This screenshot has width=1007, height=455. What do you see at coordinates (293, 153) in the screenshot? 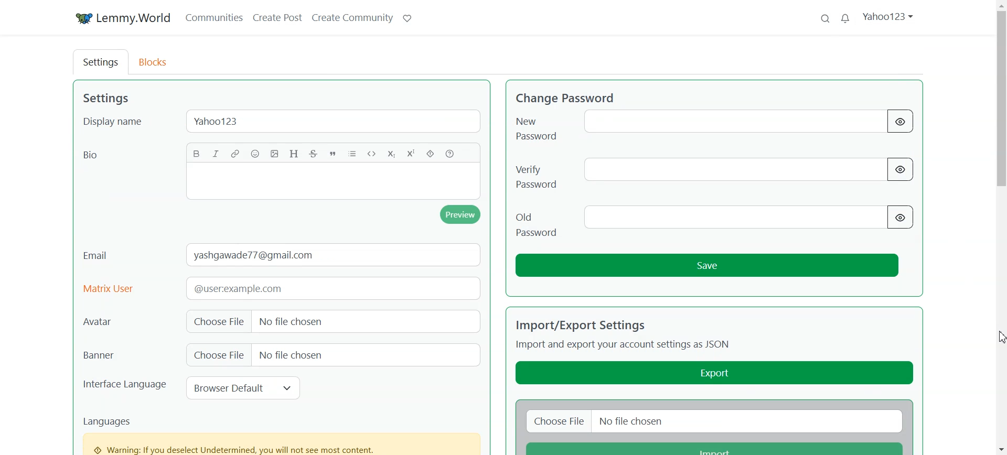
I see `Header` at bounding box center [293, 153].